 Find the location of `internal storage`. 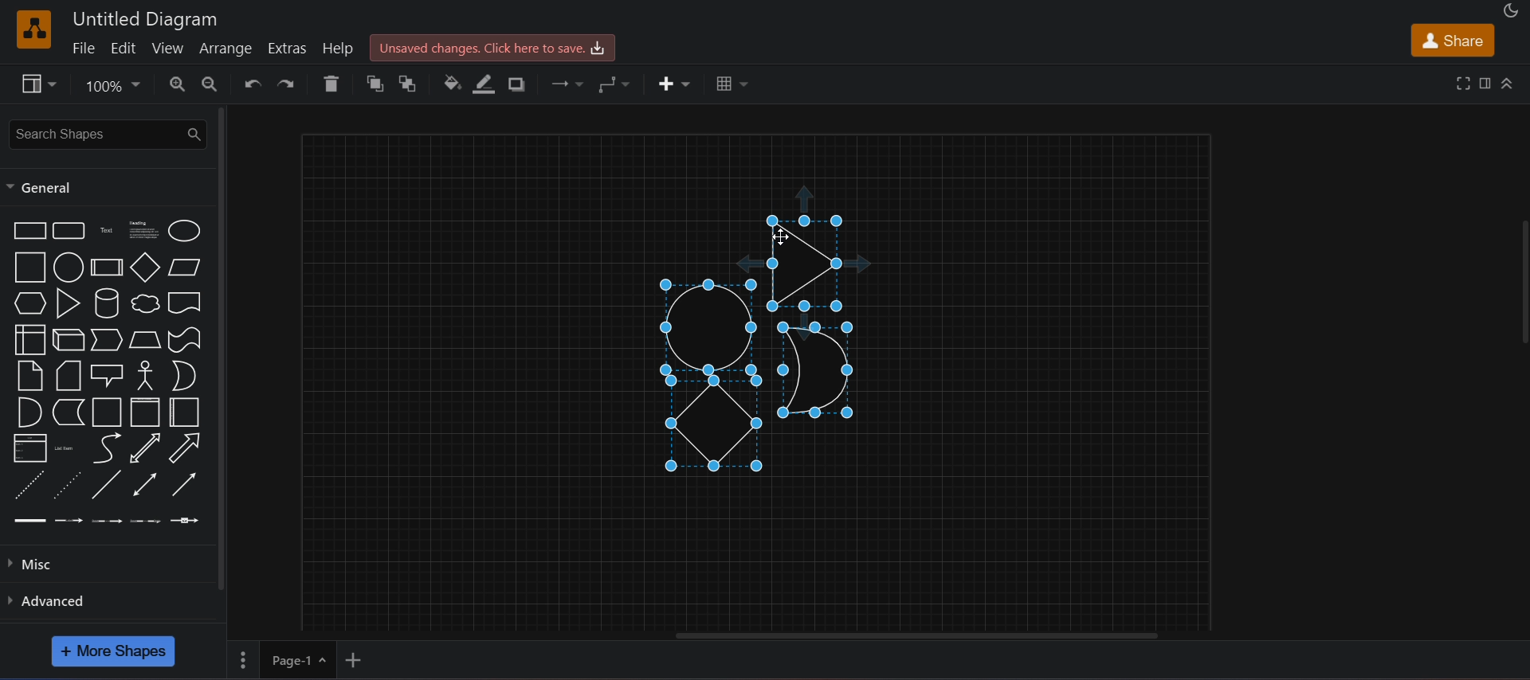

internal storage is located at coordinates (29, 339).